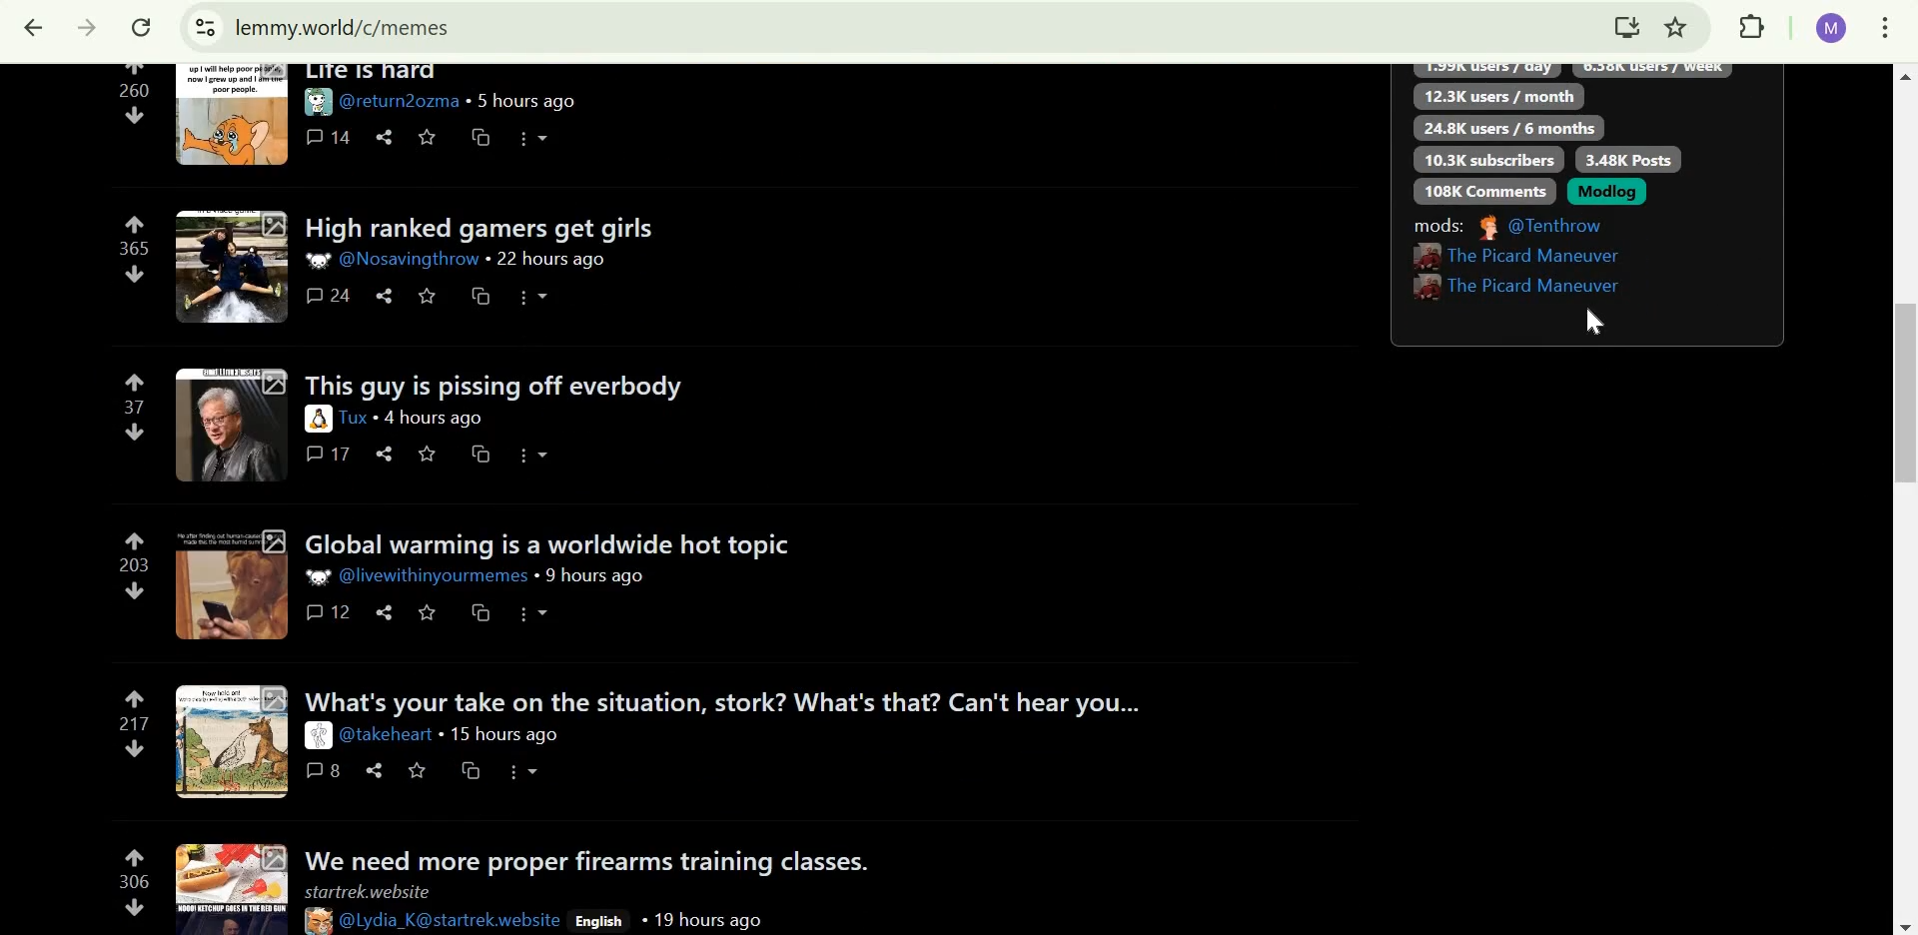  What do you see at coordinates (1605, 324) in the screenshot?
I see `cursor` at bounding box center [1605, 324].